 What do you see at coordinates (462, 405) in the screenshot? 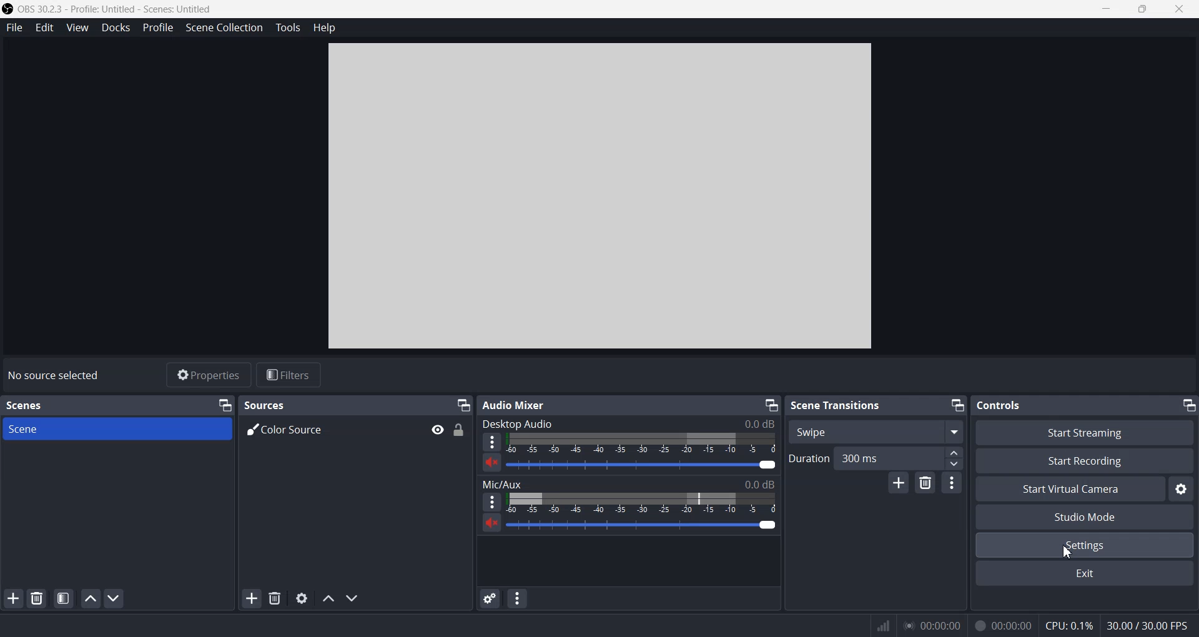
I see `Minimize` at bounding box center [462, 405].